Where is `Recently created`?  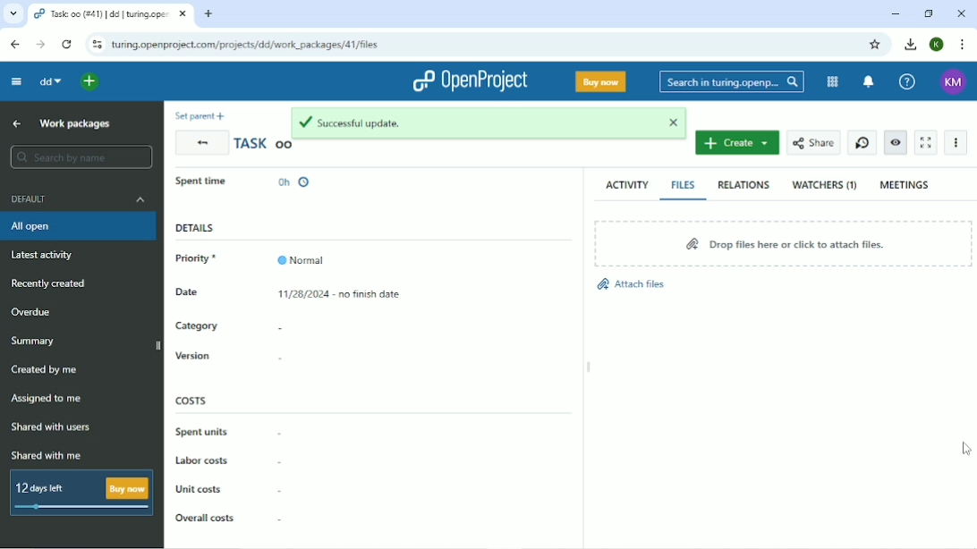 Recently created is located at coordinates (53, 284).